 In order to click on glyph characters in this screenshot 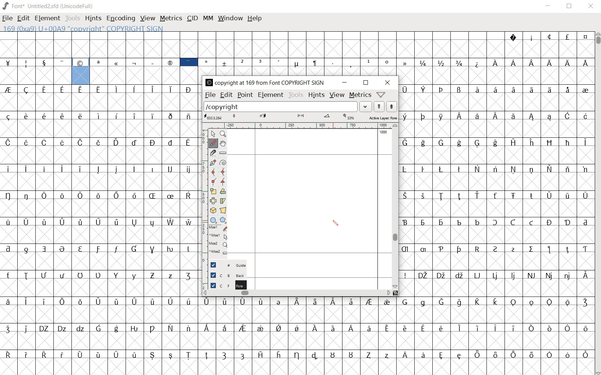, I will do `click(496, 189)`.